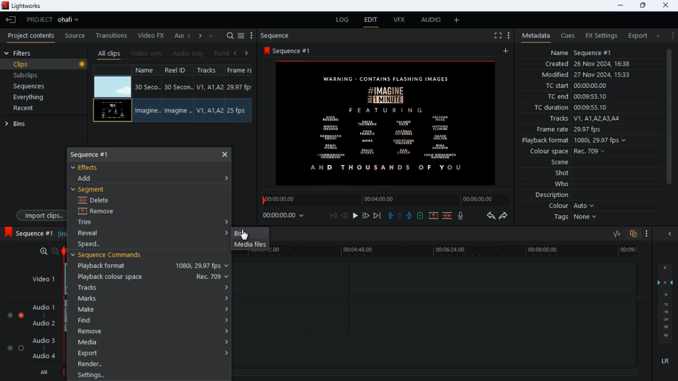 The height and width of the screenshot is (381, 678). What do you see at coordinates (247, 53) in the screenshot?
I see `right` at bounding box center [247, 53].